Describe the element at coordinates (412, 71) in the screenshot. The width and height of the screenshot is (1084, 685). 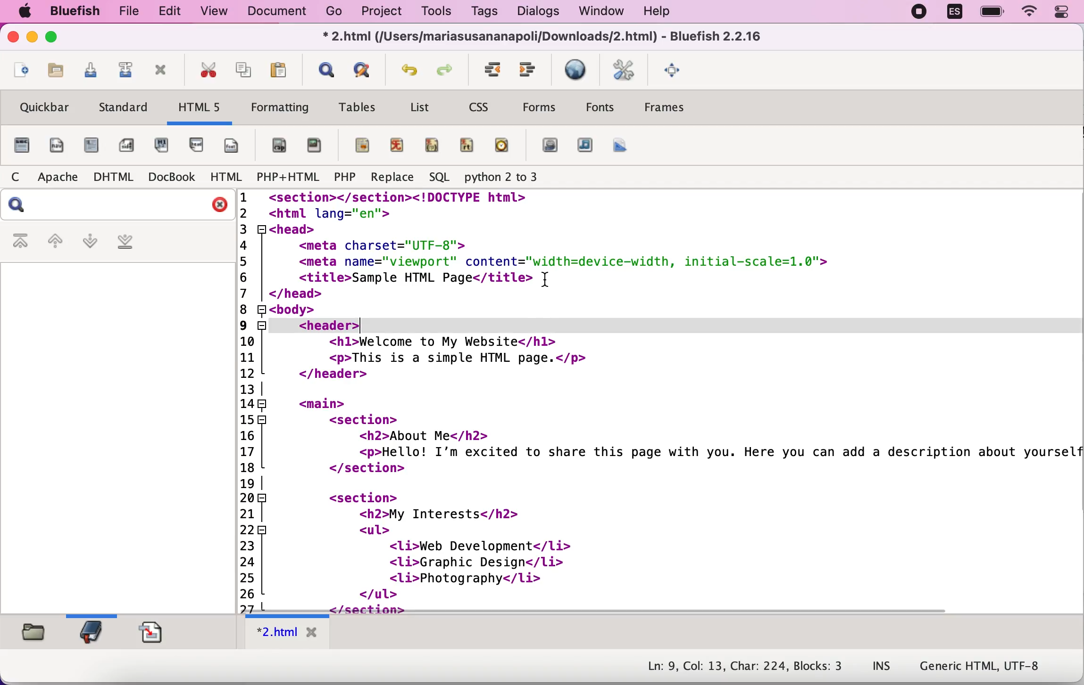
I see `undo` at that location.